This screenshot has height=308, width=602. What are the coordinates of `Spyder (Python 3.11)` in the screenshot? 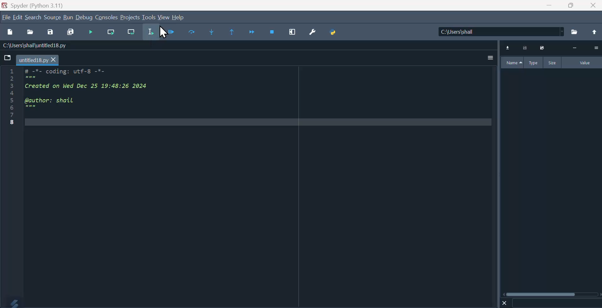 It's located at (32, 5).